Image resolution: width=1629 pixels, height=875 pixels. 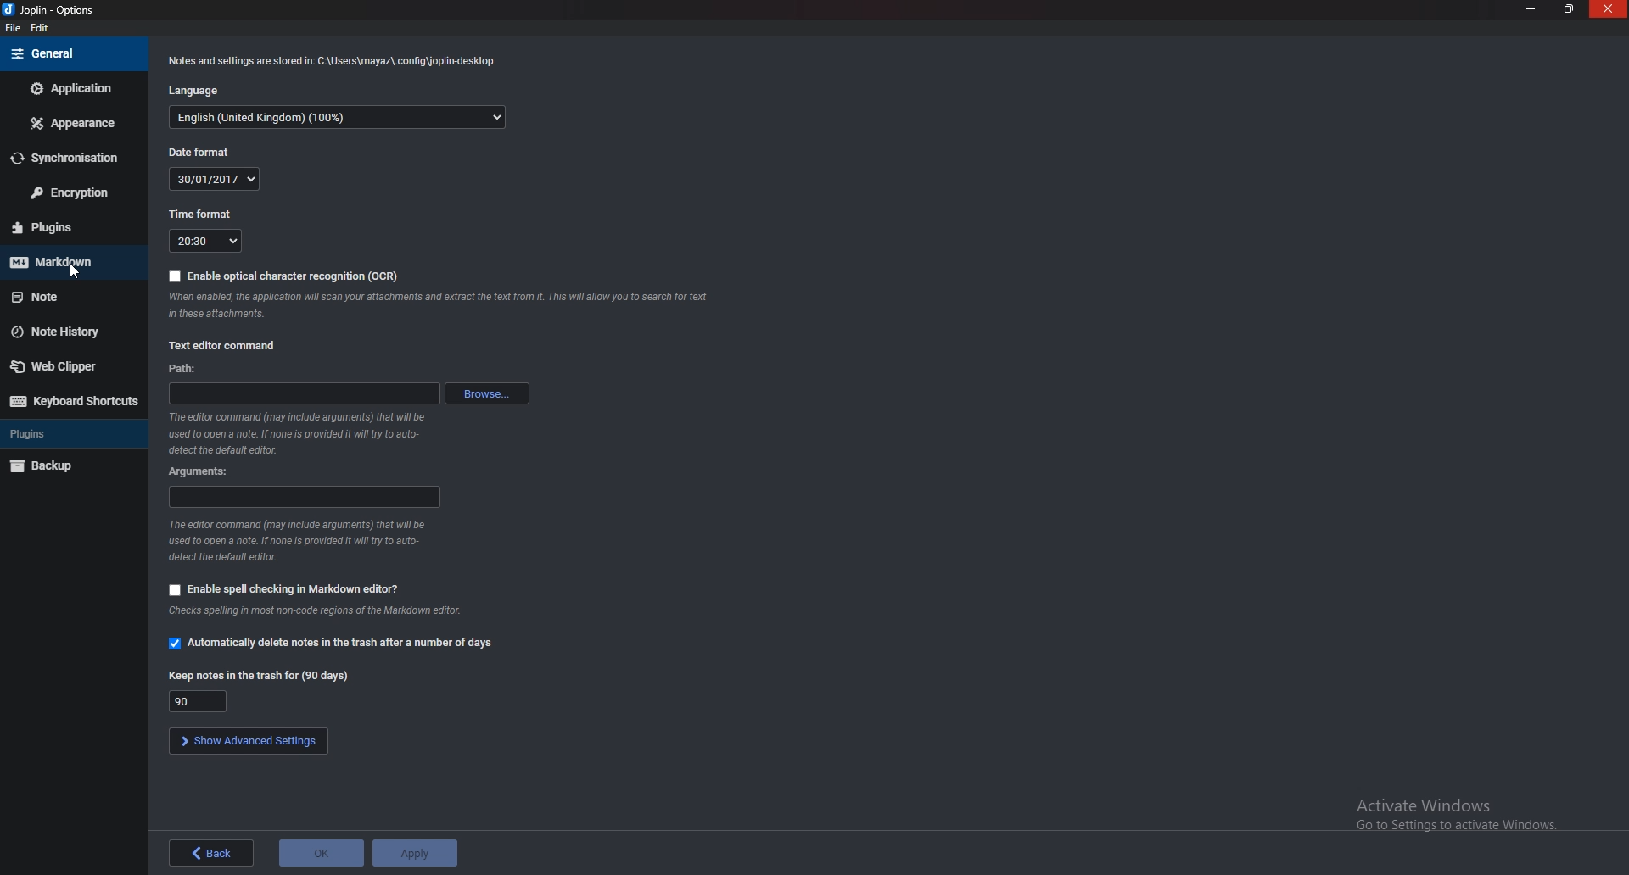 What do you see at coordinates (214, 851) in the screenshot?
I see `back` at bounding box center [214, 851].